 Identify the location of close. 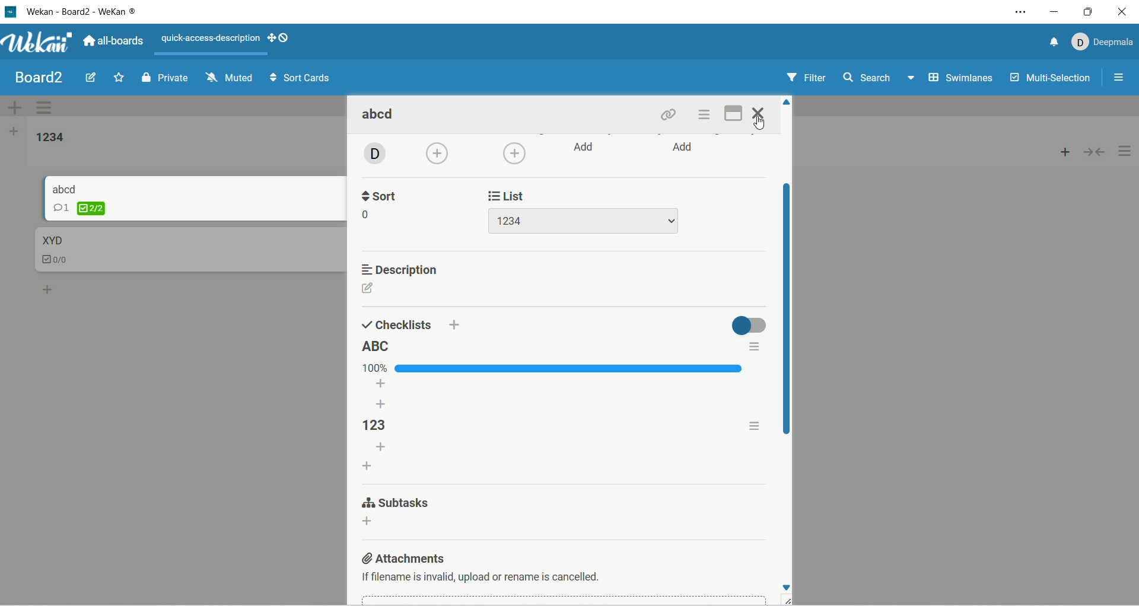
(1117, 13).